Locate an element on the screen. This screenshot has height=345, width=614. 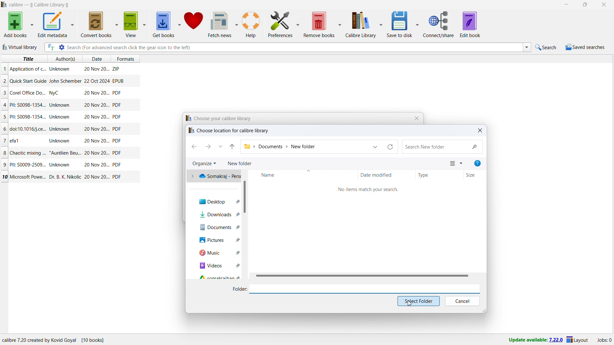
advanced search is located at coordinates (61, 47).